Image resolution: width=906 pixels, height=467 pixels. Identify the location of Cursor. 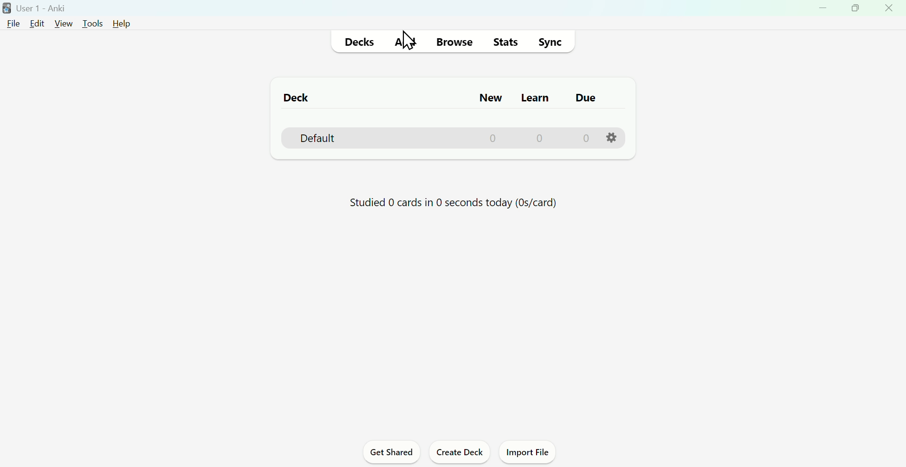
(406, 40).